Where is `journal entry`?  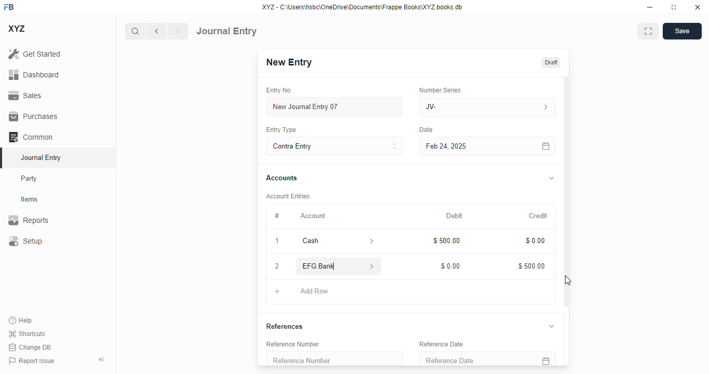
journal entry is located at coordinates (42, 157).